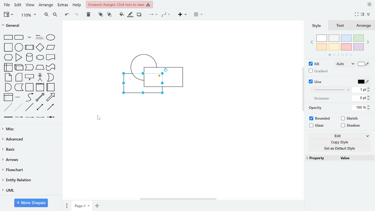 The height and width of the screenshot is (211, 375). Describe the element at coordinates (322, 47) in the screenshot. I see `orange` at that location.